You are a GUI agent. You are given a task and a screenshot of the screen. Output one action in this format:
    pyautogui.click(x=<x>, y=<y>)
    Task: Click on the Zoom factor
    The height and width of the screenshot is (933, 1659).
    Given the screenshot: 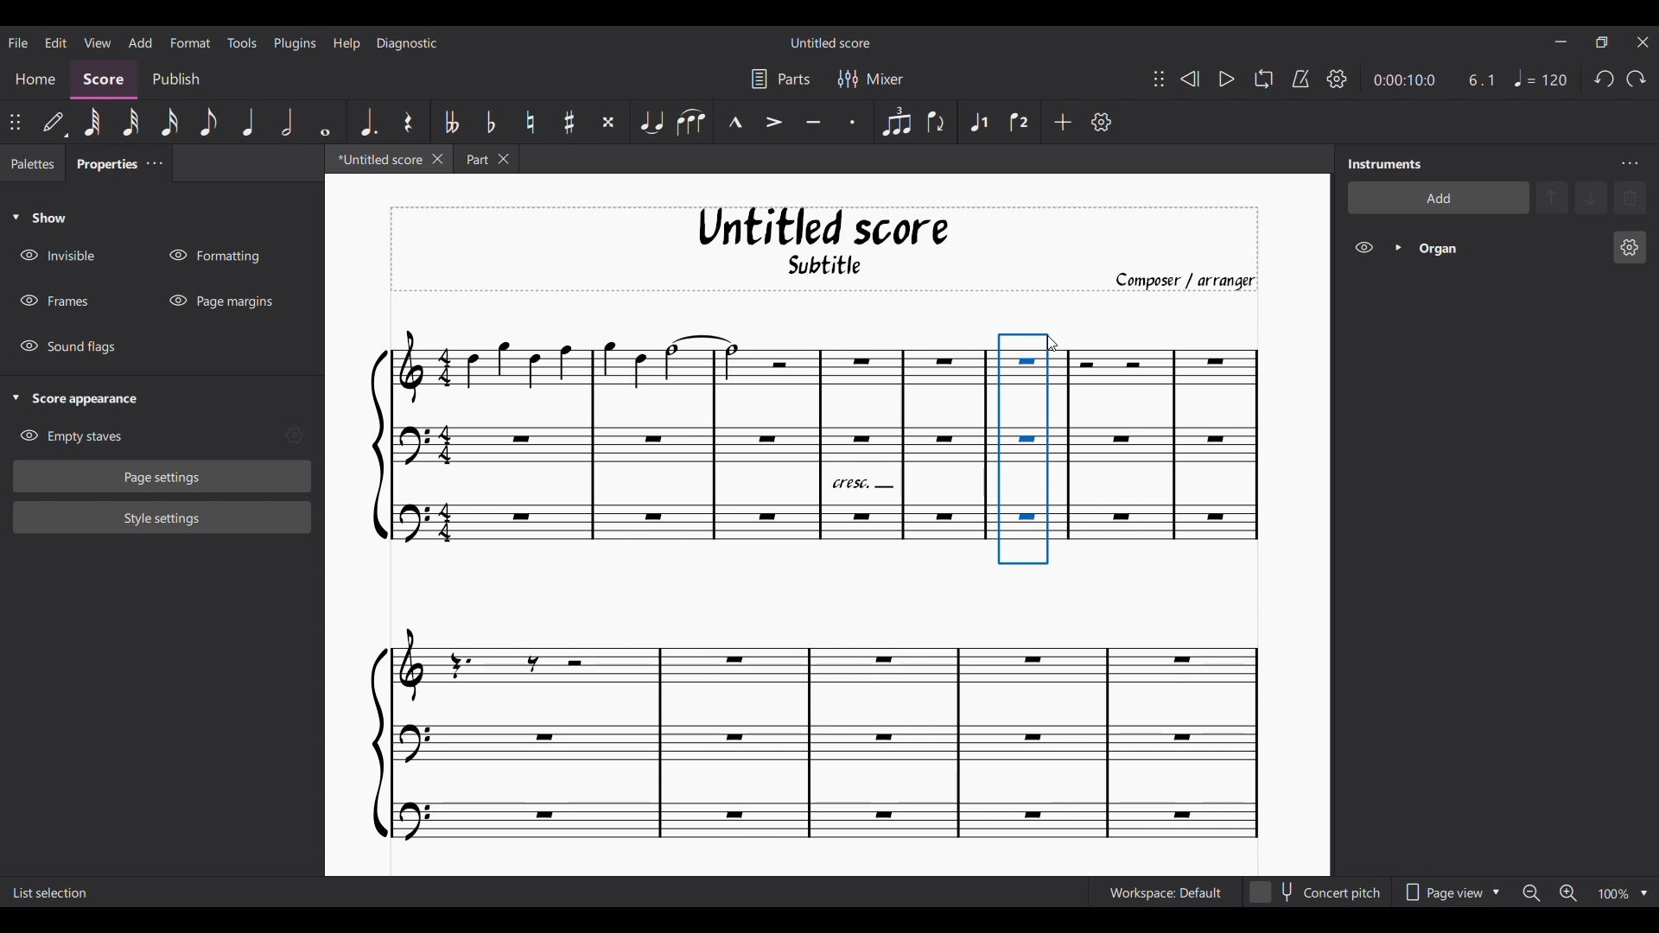 What is the action you would take?
    pyautogui.click(x=1613, y=894)
    